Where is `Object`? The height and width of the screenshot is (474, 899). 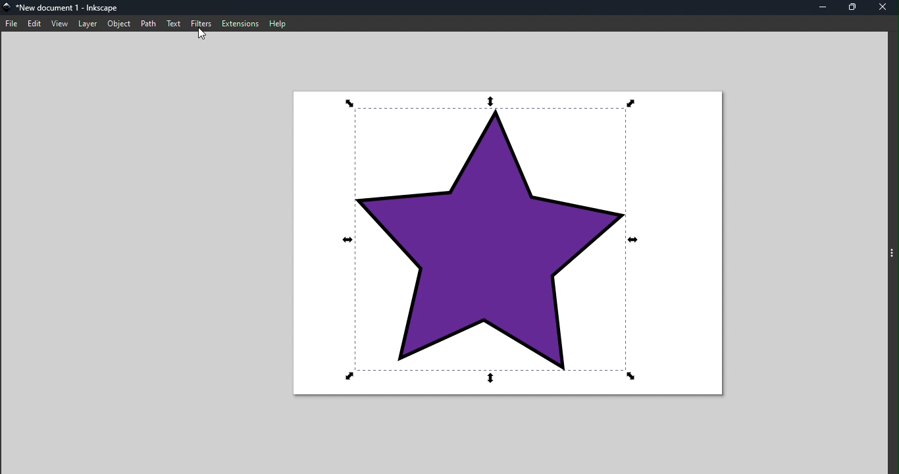 Object is located at coordinates (118, 23).